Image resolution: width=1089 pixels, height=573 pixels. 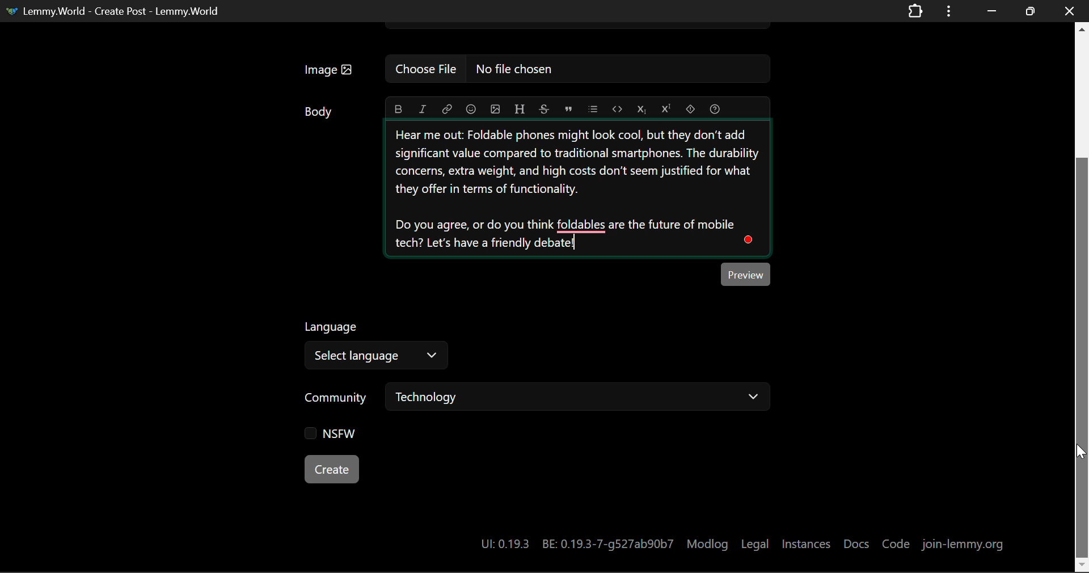 What do you see at coordinates (544, 109) in the screenshot?
I see `strikethrough` at bounding box center [544, 109].